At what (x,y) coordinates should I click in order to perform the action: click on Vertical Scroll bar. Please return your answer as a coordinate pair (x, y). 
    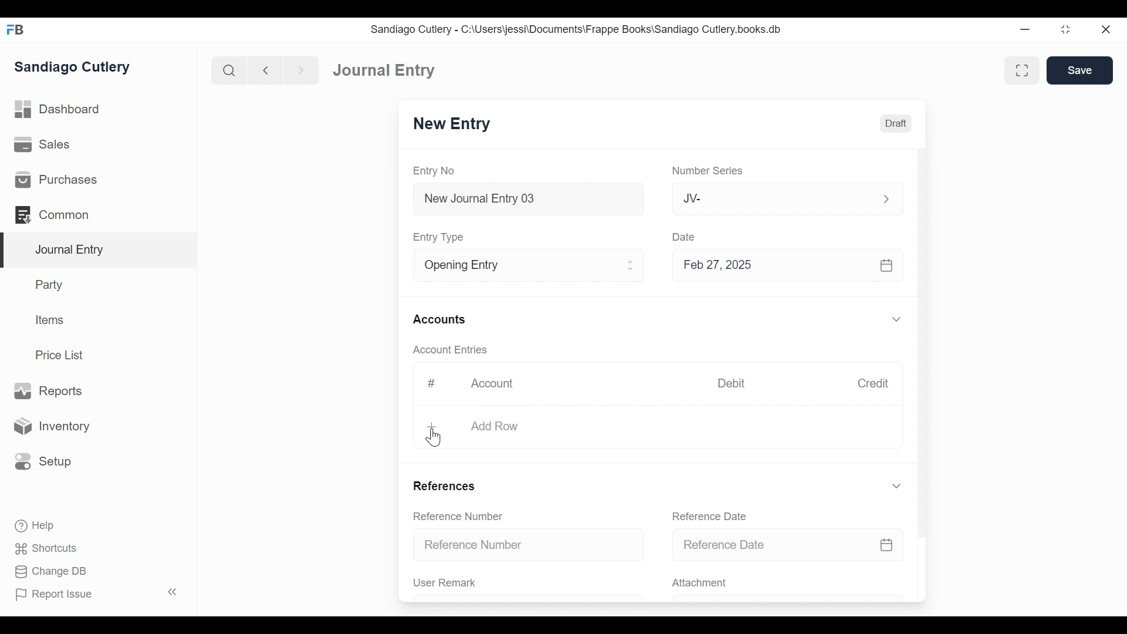
    Looking at the image, I should click on (923, 340).